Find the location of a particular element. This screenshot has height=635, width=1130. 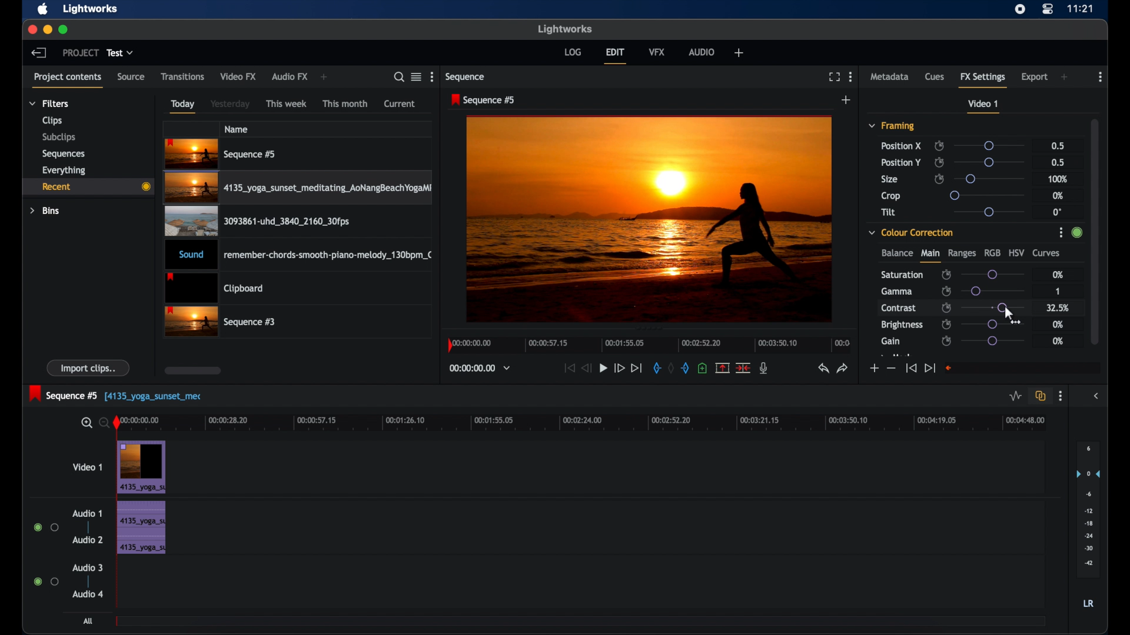

contrast is located at coordinates (898, 309).